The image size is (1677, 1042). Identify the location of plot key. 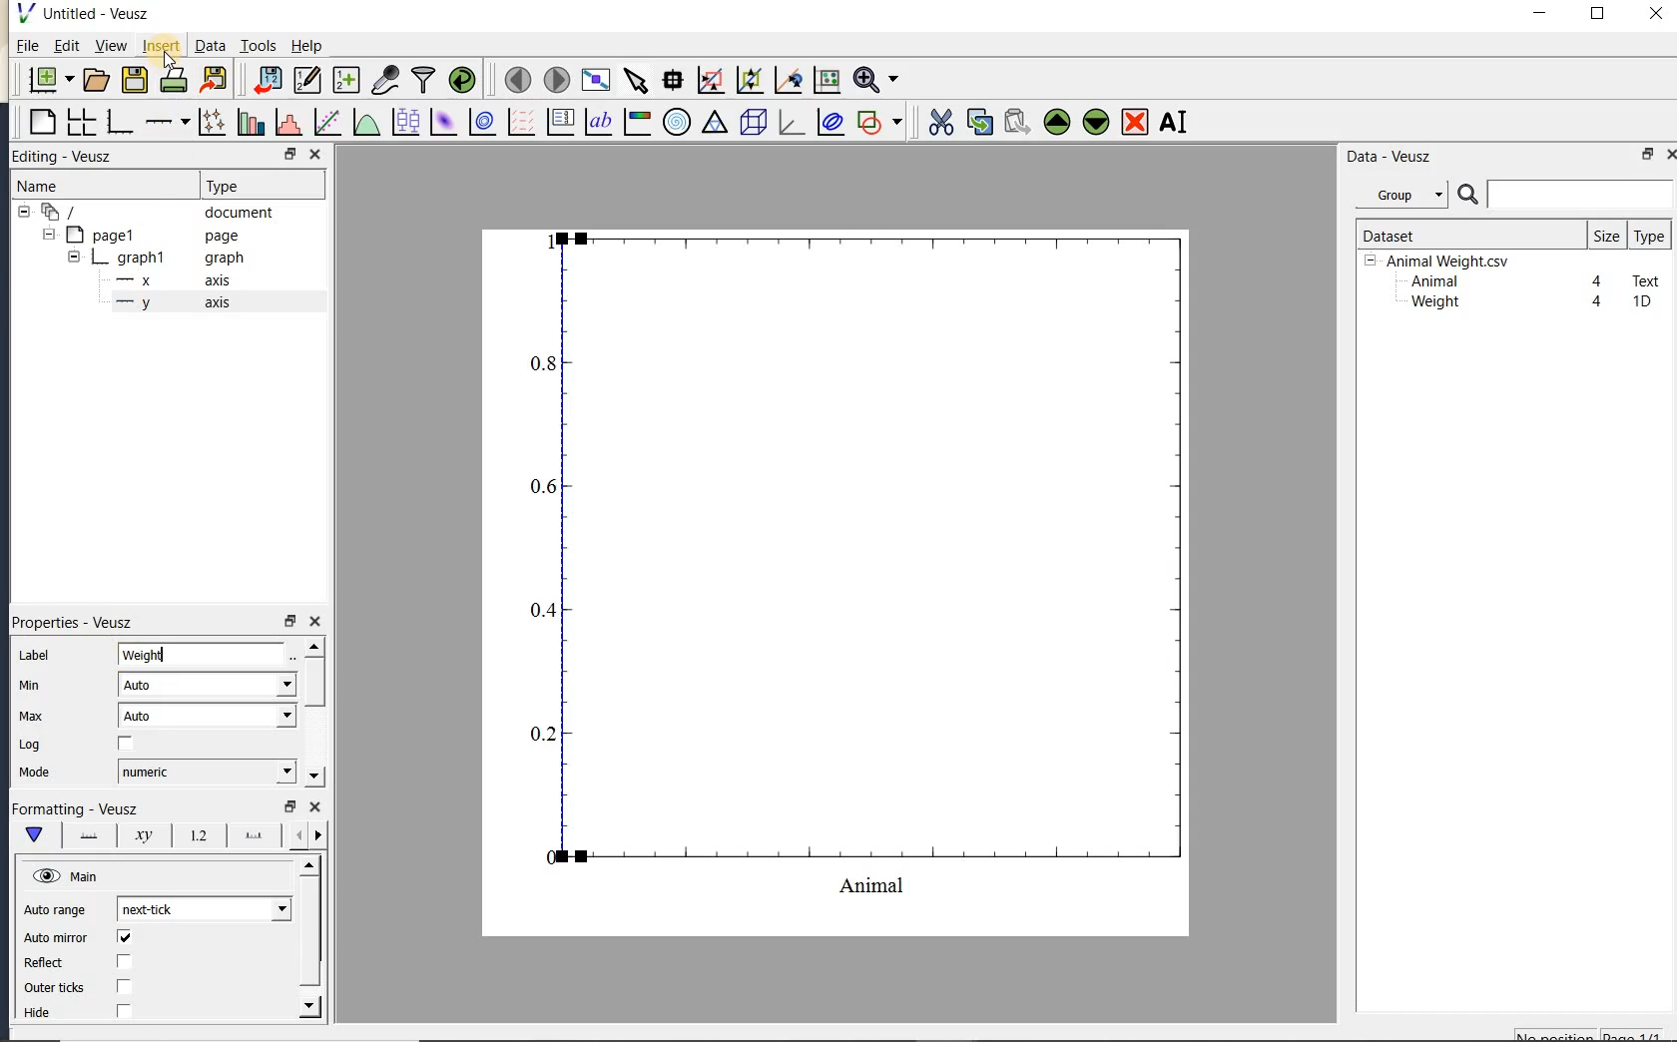
(558, 122).